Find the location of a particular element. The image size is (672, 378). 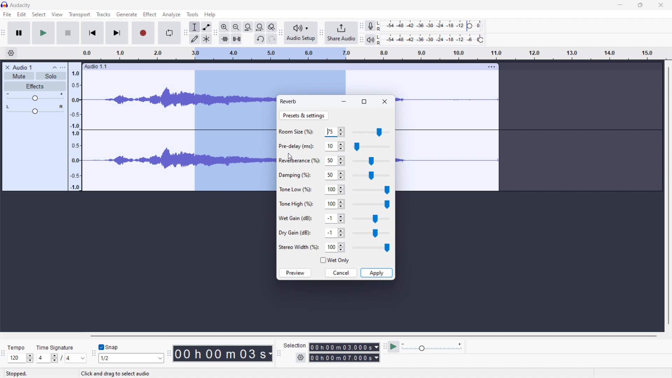

tone high slider is located at coordinates (371, 204).